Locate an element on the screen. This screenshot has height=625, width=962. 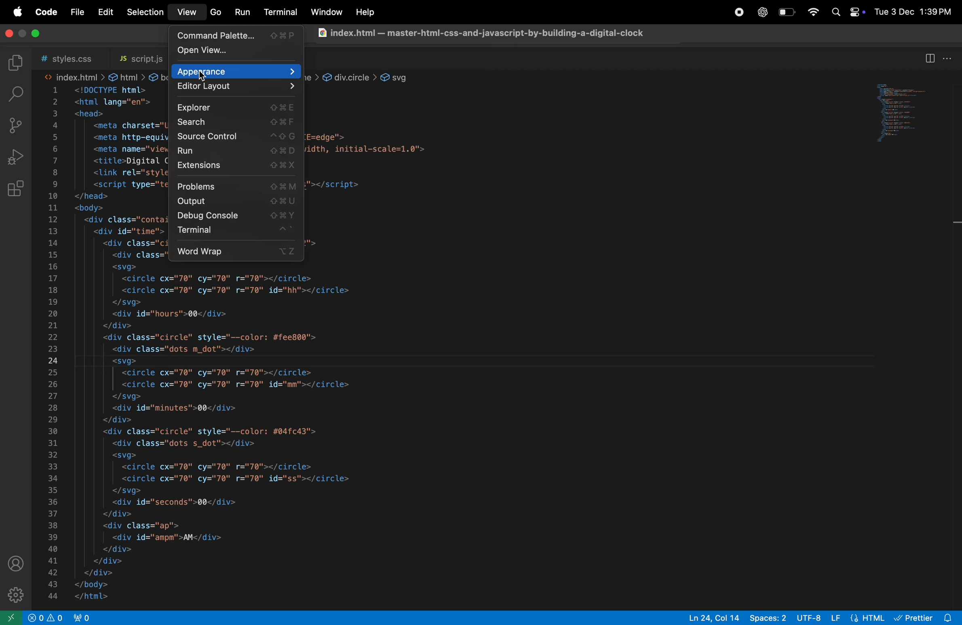
settings is located at coordinates (17, 593).